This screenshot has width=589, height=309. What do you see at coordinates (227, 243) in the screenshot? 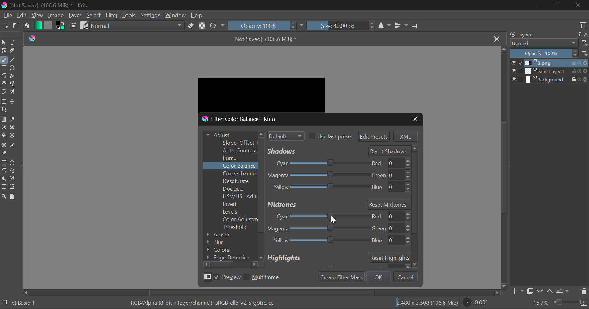
I see `Blur` at bounding box center [227, 243].